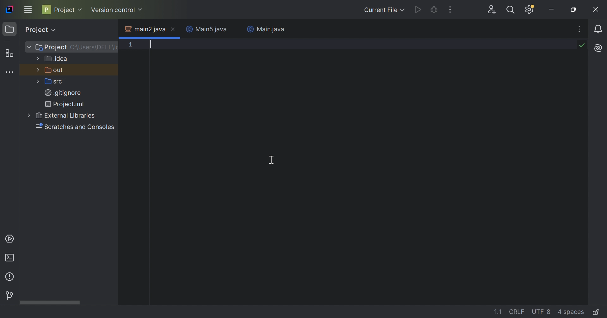  Describe the element at coordinates (94, 47) in the screenshot. I see `C\:Users\DELL\` at that location.